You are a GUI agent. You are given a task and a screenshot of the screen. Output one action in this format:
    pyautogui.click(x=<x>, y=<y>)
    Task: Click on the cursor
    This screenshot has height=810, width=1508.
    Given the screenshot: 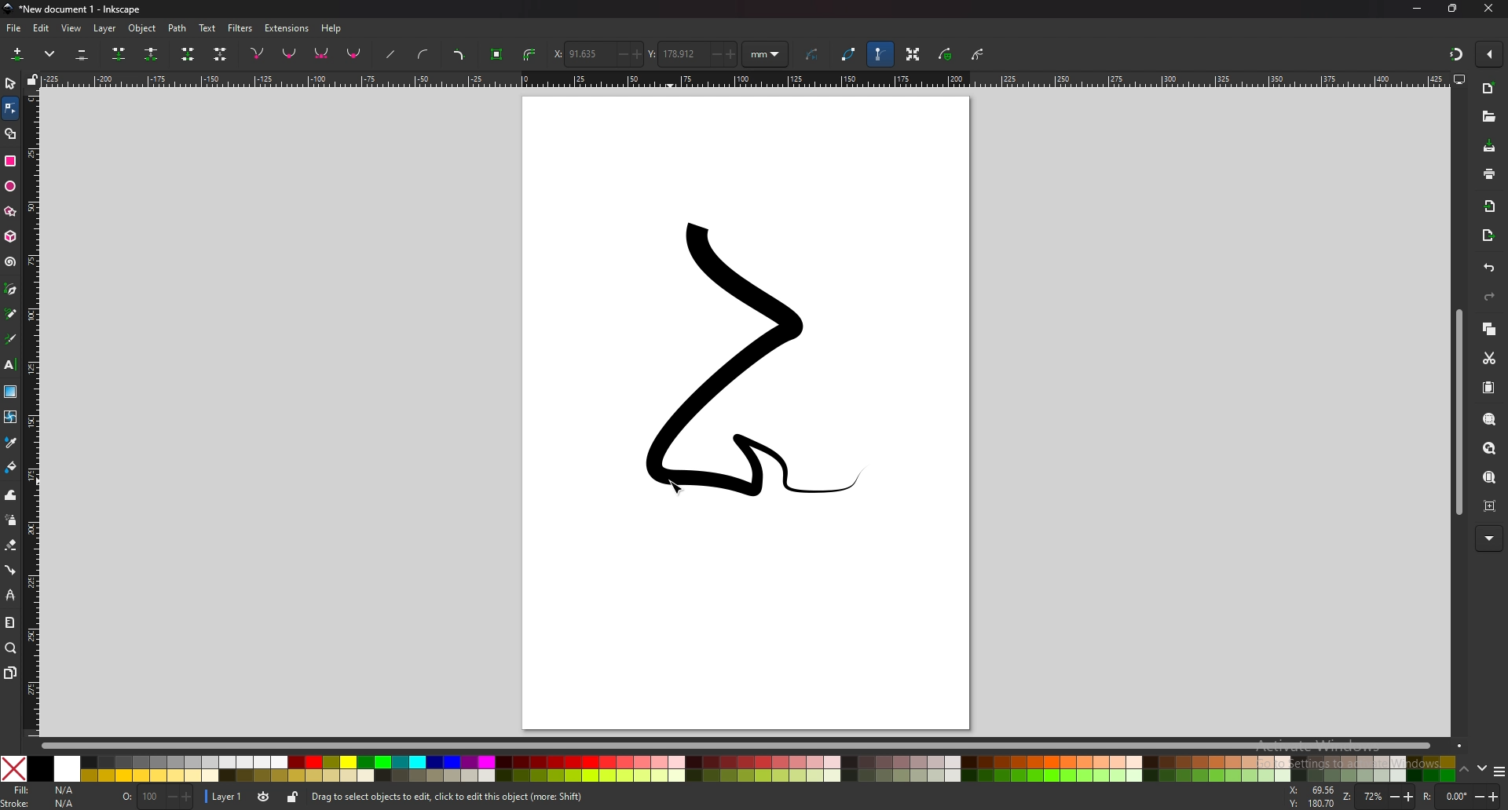 What is the action you would take?
    pyautogui.click(x=677, y=487)
    